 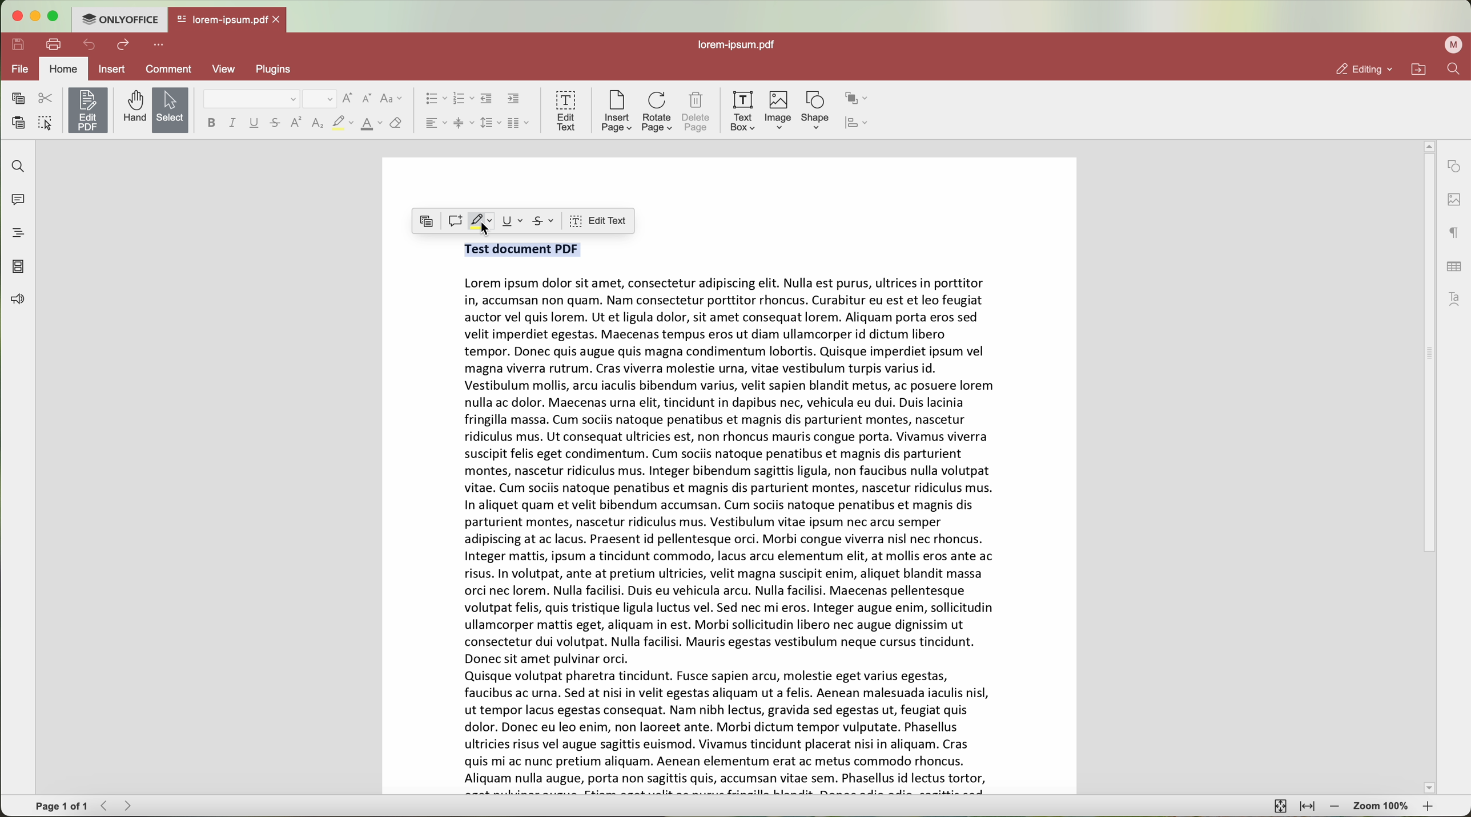 What do you see at coordinates (171, 68) in the screenshot?
I see `comment` at bounding box center [171, 68].